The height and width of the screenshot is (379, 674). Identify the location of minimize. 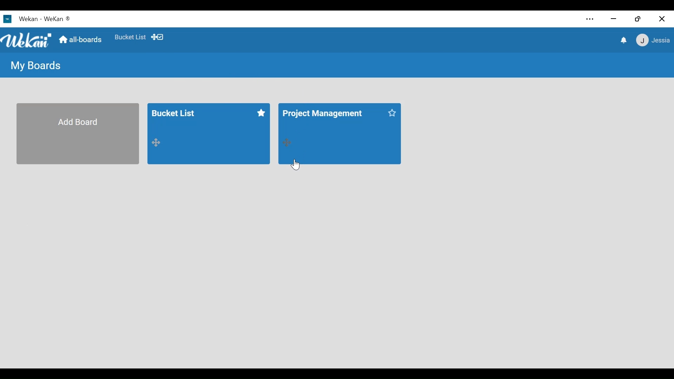
(614, 19).